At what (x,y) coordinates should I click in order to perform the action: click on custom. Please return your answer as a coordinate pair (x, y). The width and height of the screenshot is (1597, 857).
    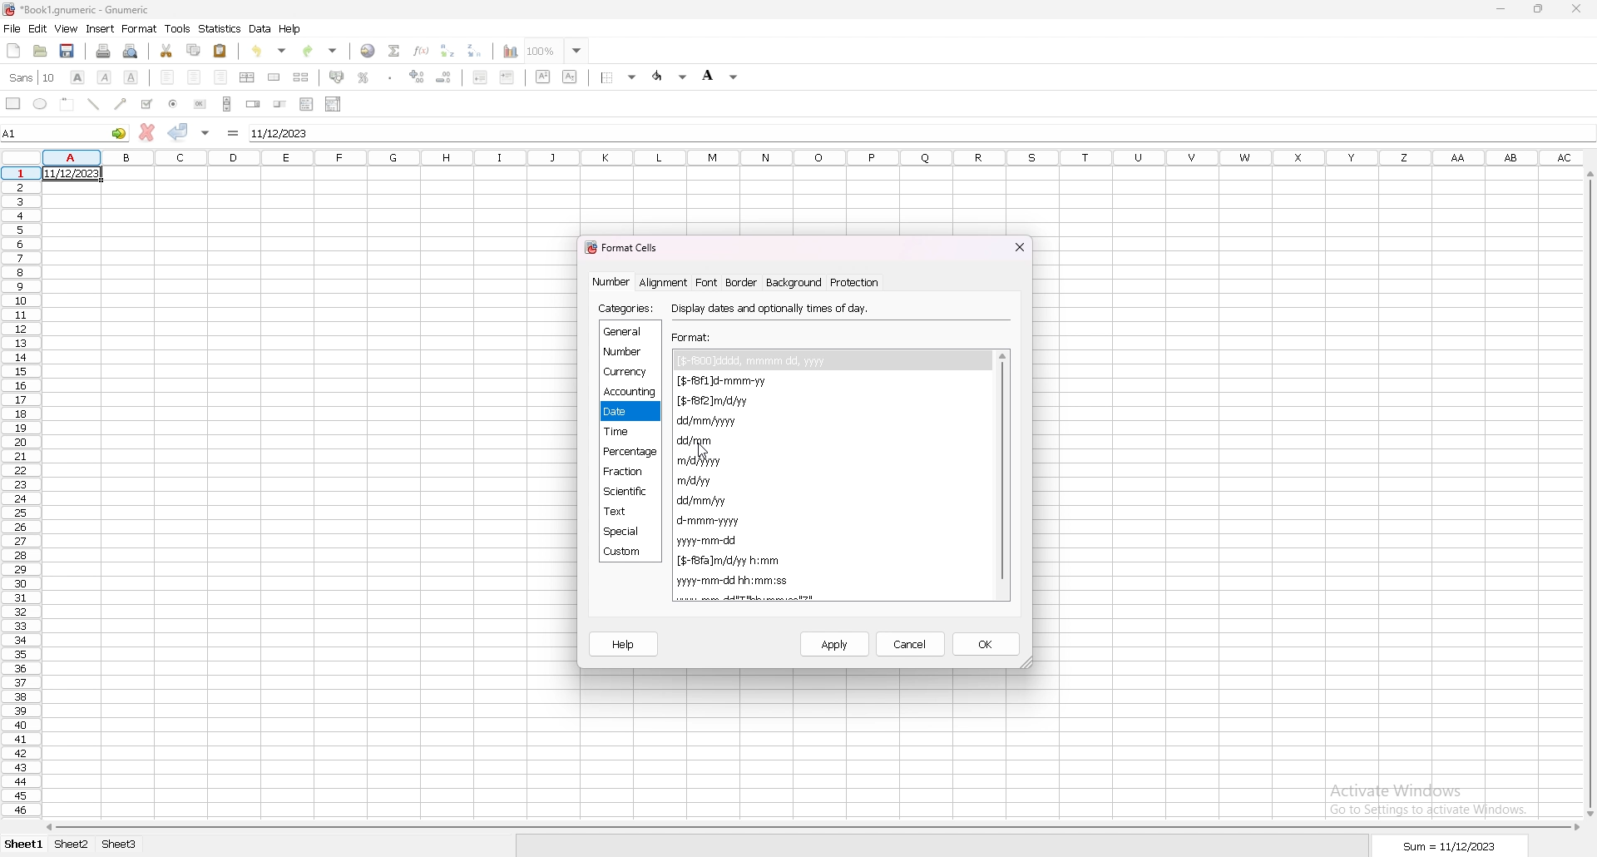
    Looking at the image, I should click on (627, 552).